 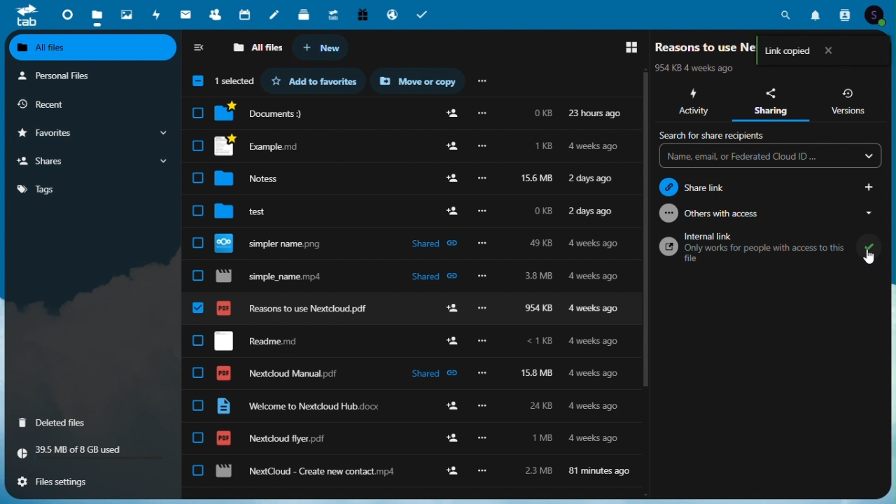 I want to click on shared, so click(x=429, y=374).